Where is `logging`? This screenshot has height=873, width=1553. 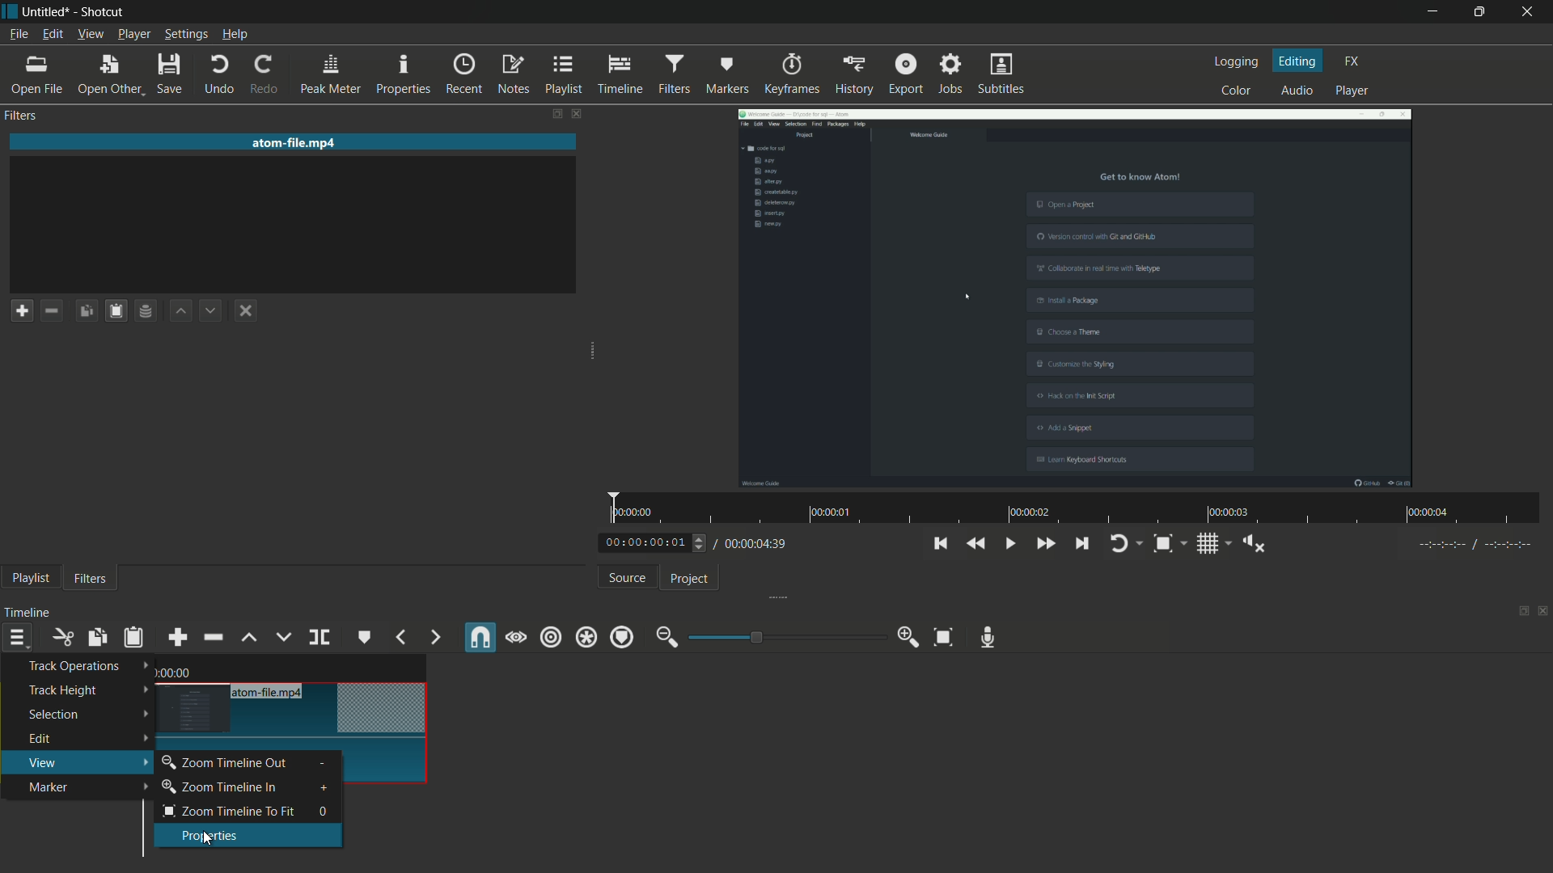 logging is located at coordinates (1238, 61).